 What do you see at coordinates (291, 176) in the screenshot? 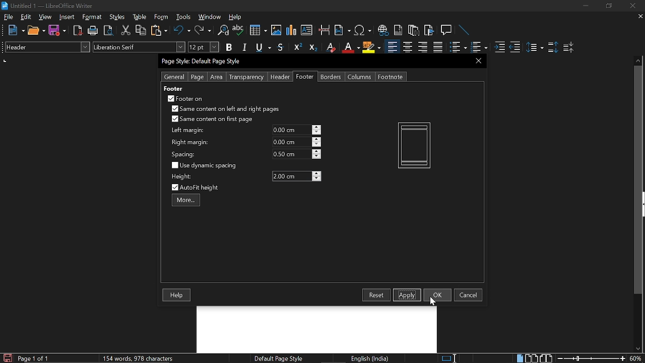
I see `Height` at bounding box center [291, 176].